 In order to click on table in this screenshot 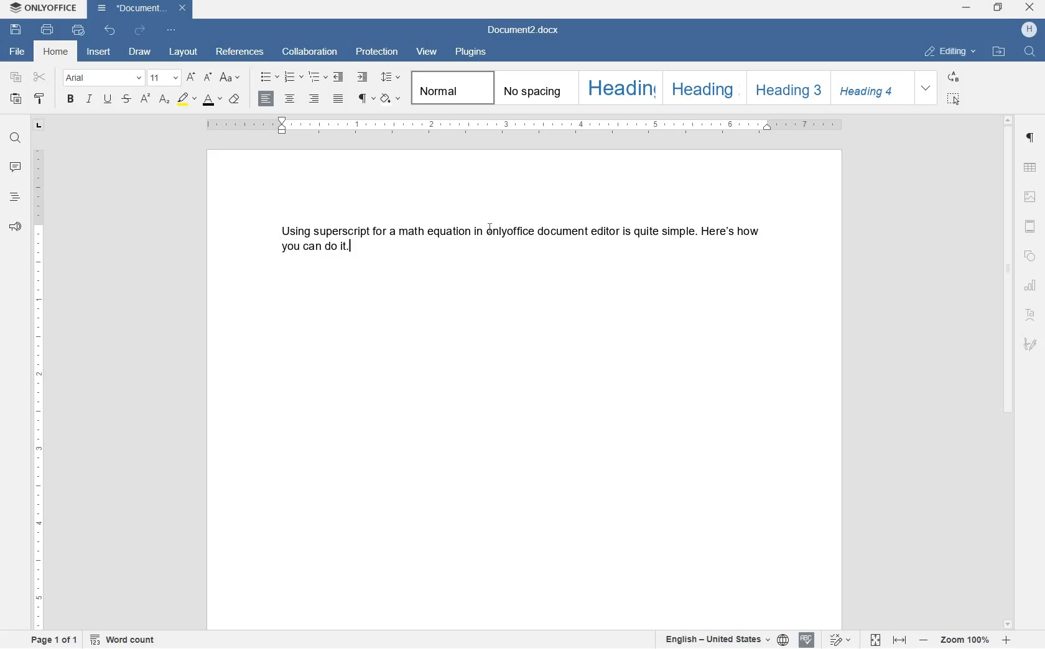, I will do `click(1031, 168)`.